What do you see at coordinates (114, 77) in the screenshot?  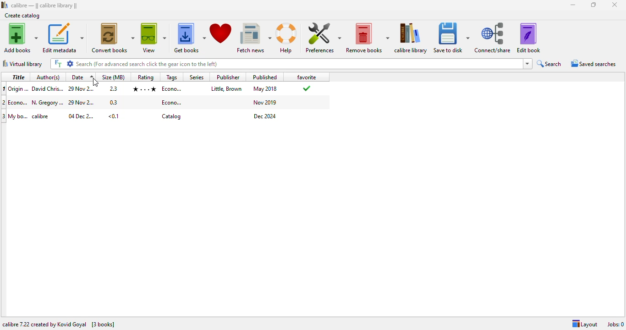 I see `size(MB)` at bounding box center [114, 77].